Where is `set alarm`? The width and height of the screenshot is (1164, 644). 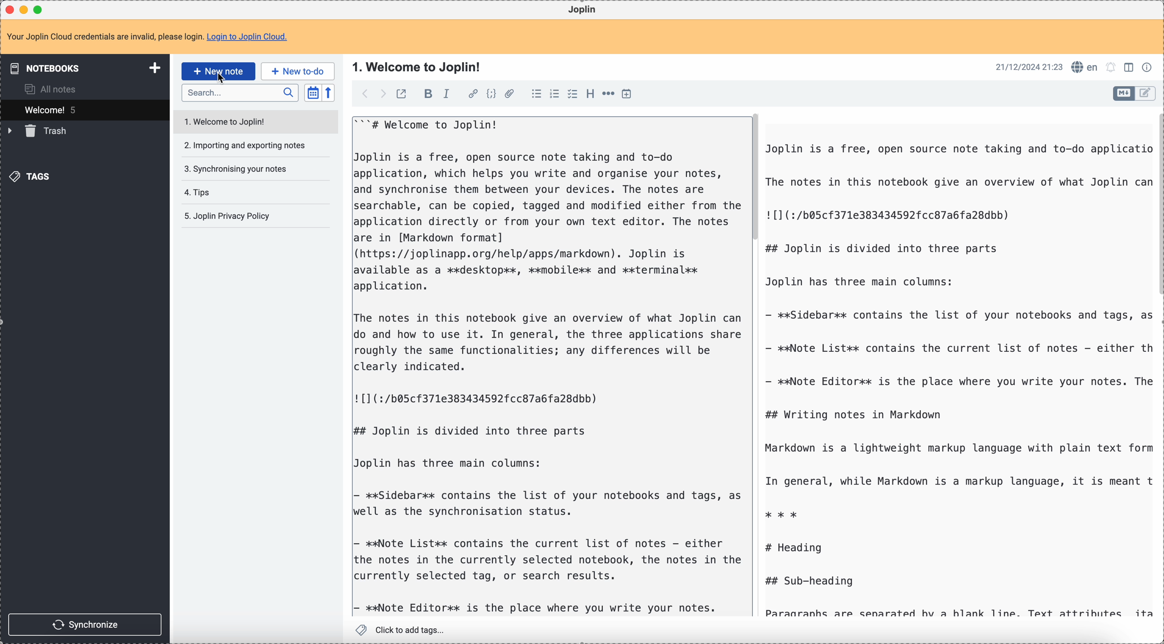
set alarm is located at coordinates (1111, 67).